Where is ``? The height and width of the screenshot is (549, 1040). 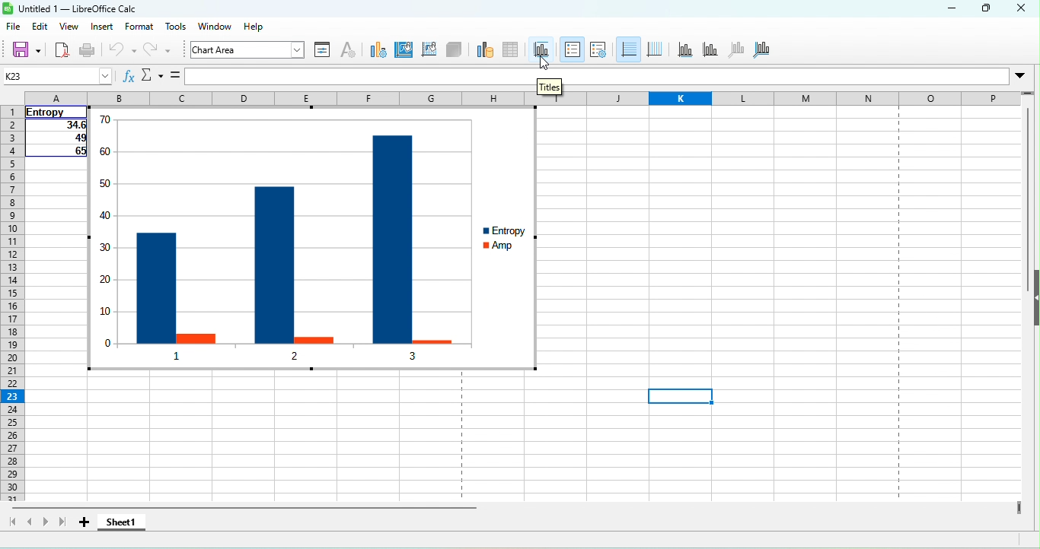
 is located at coordinates (506, 260).